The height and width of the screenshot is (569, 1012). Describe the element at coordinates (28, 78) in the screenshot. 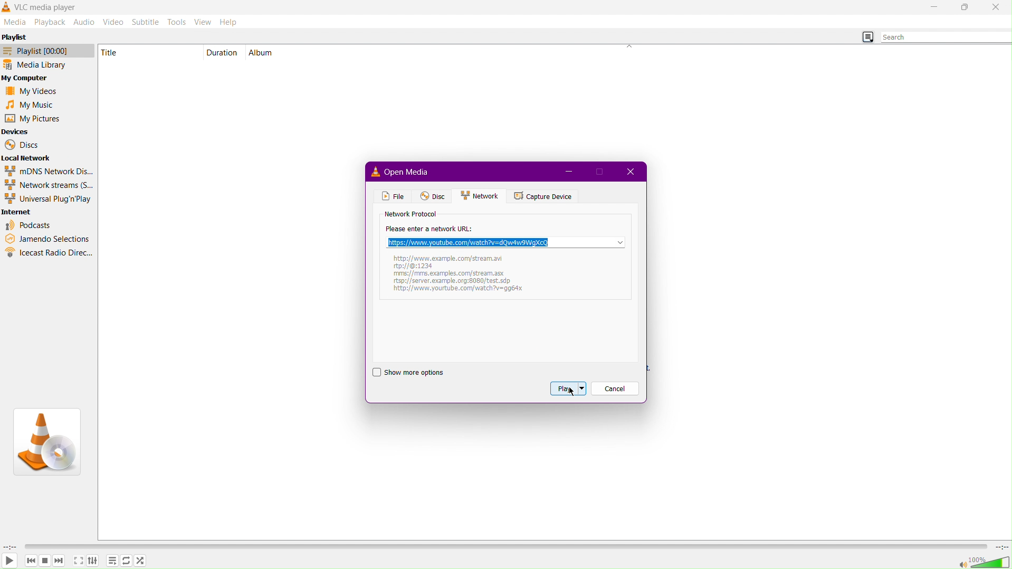

I see `My Computer` at that location.